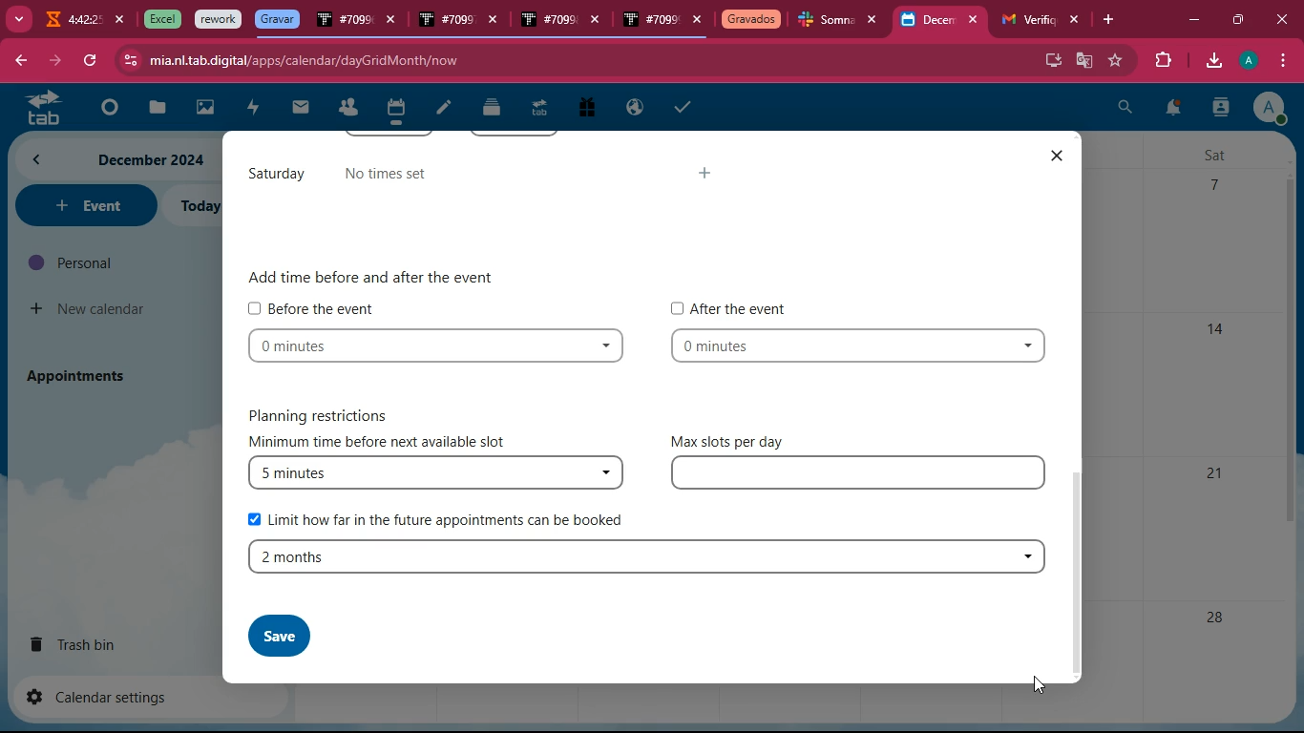 The image size is (1304, 733). Describe the element at coordinates (709, 171) in the screenshot. I see `more` at that location.